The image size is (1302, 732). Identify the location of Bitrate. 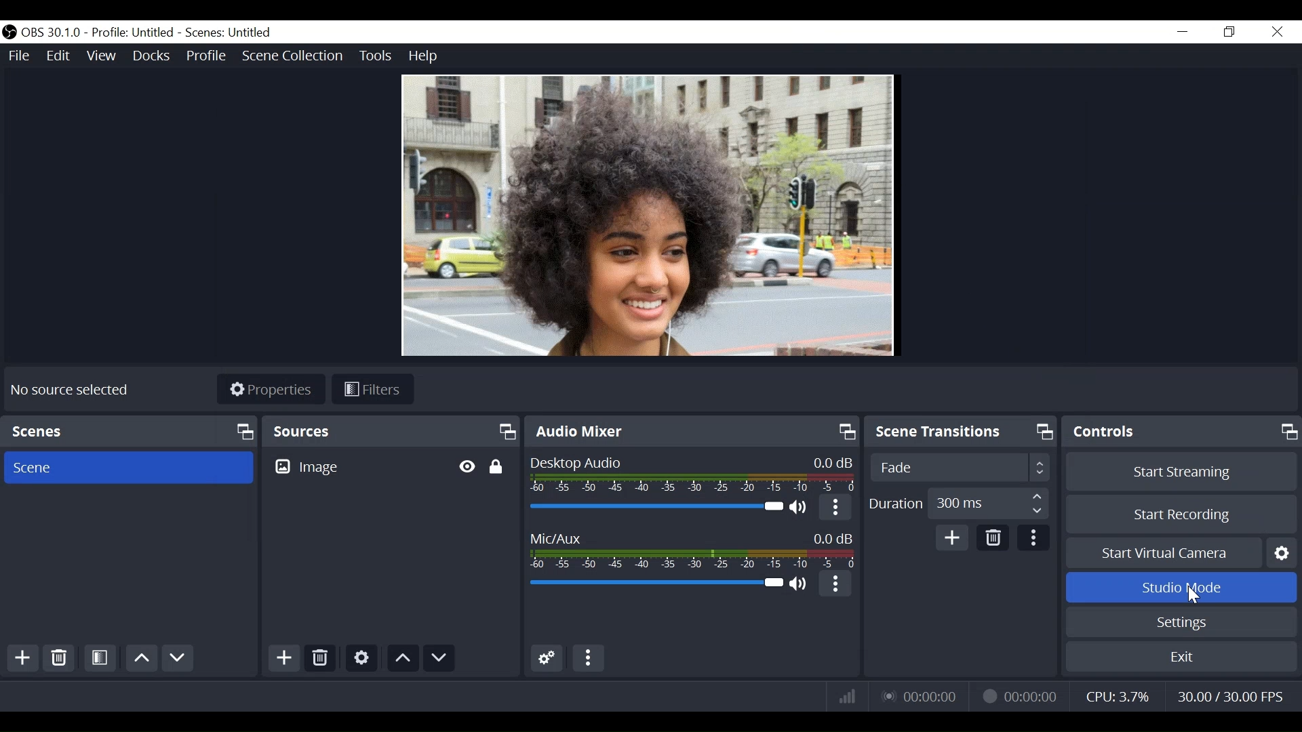
(851, 697).